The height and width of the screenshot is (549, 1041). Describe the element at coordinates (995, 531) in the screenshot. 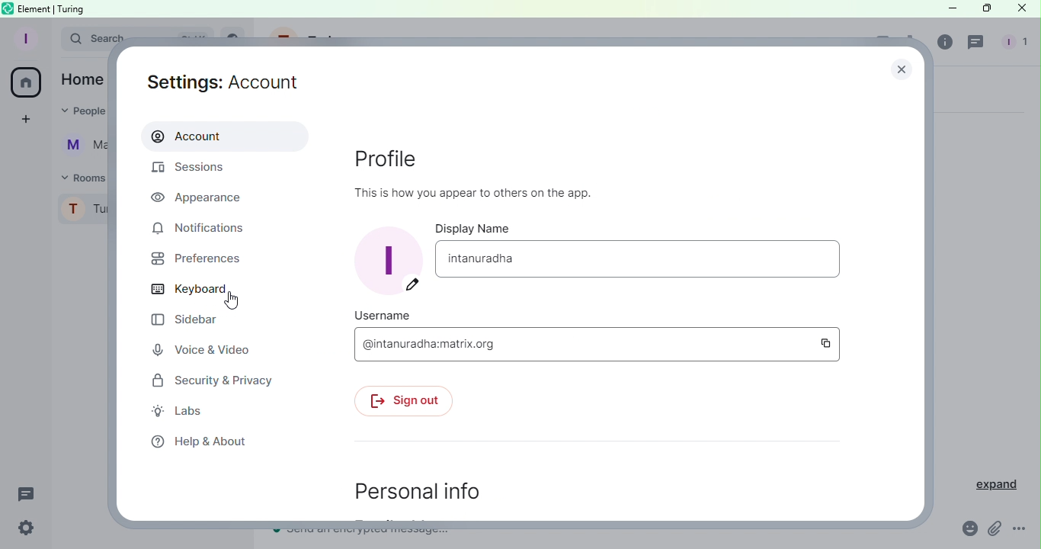

I see `Attachment` at that location.